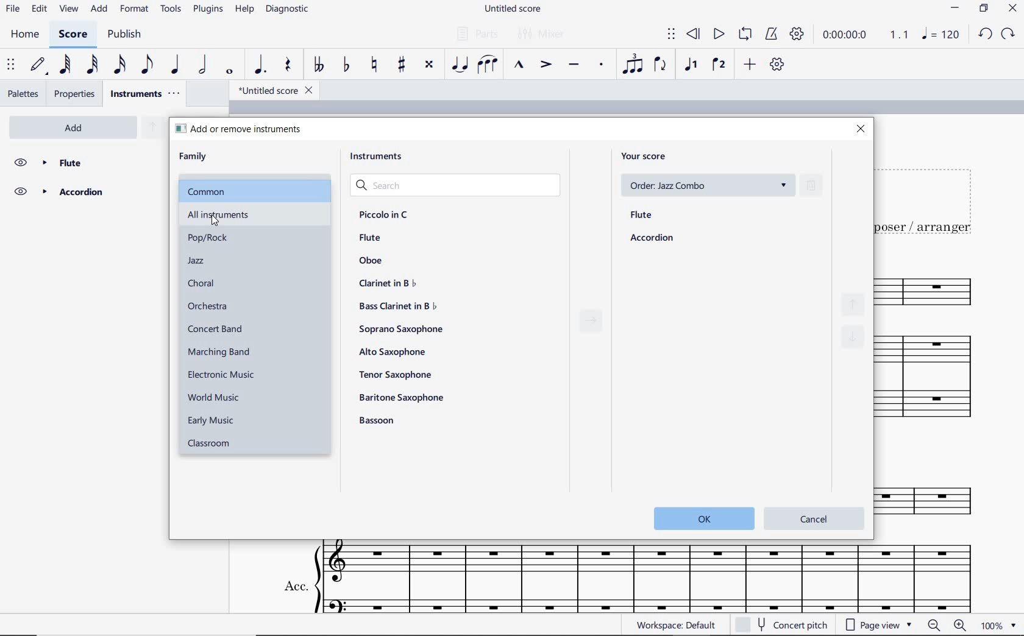 Image resolution: width=1024 pixels, height=636 pixels. What do you see at coordinates (210, 306) in the screenshot?
I see `orchestra` at bounding box center [210, 306].